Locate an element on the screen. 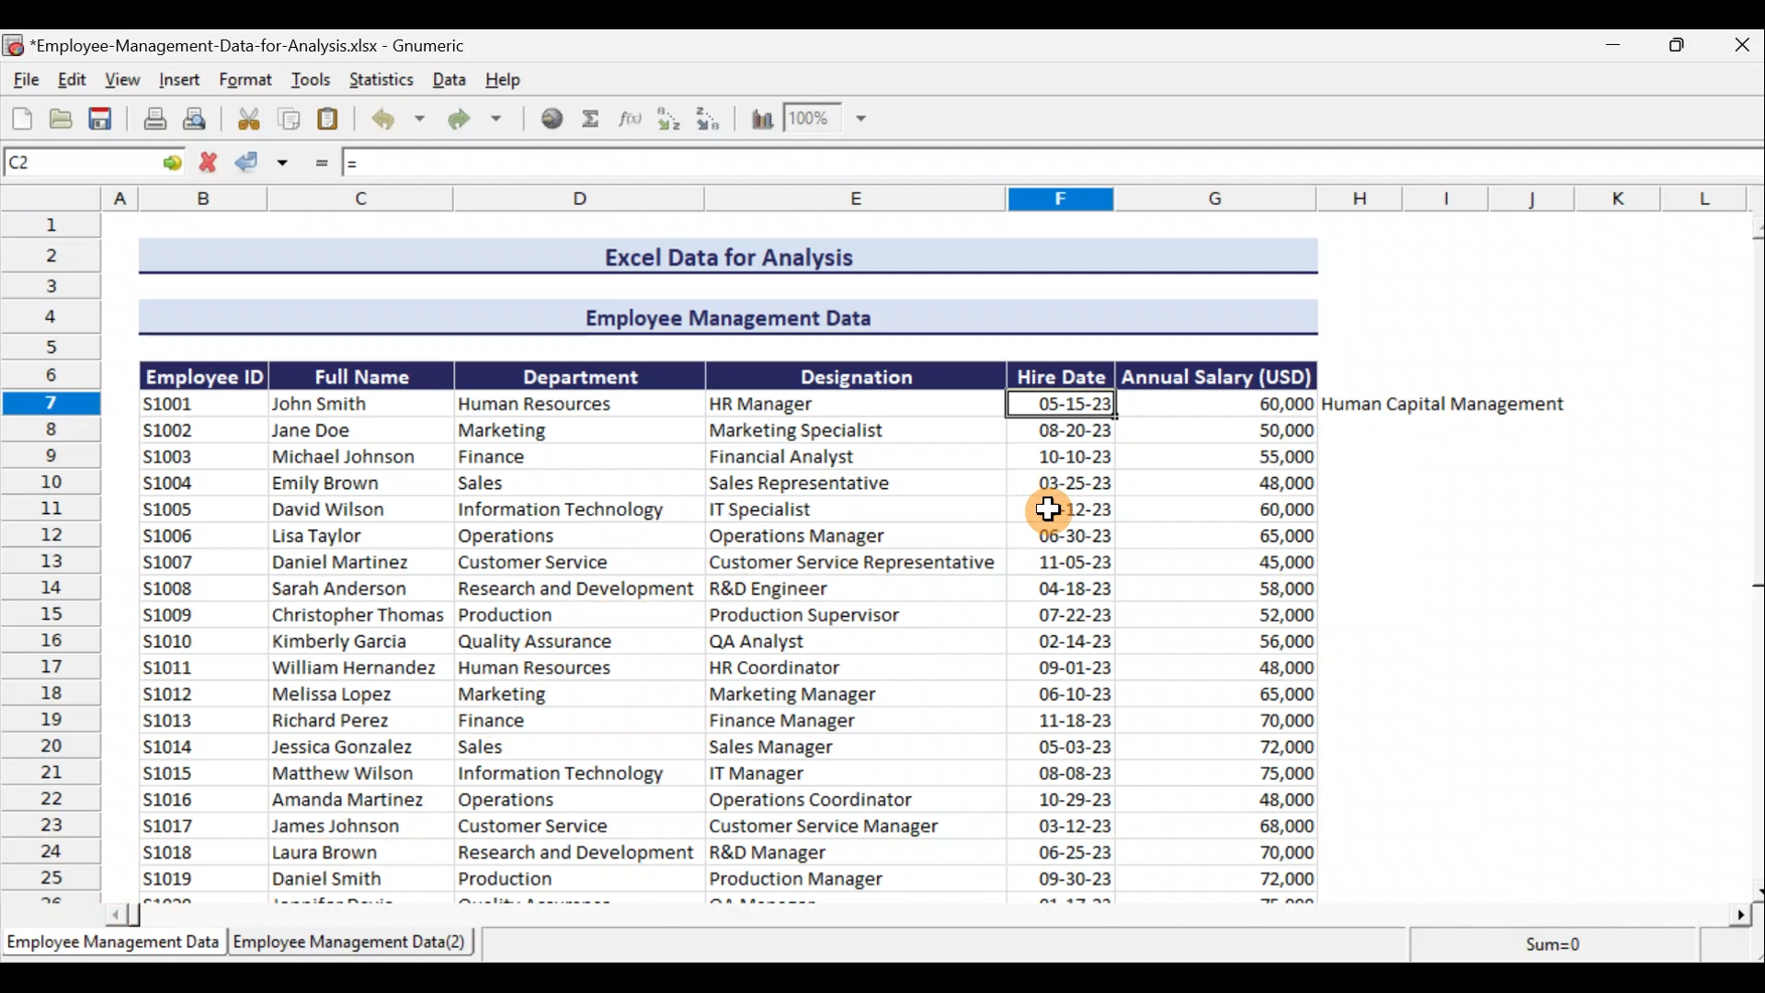 The height and width of the screenshot is (993, 1765). Accept change is located at coordinates (262, 166).